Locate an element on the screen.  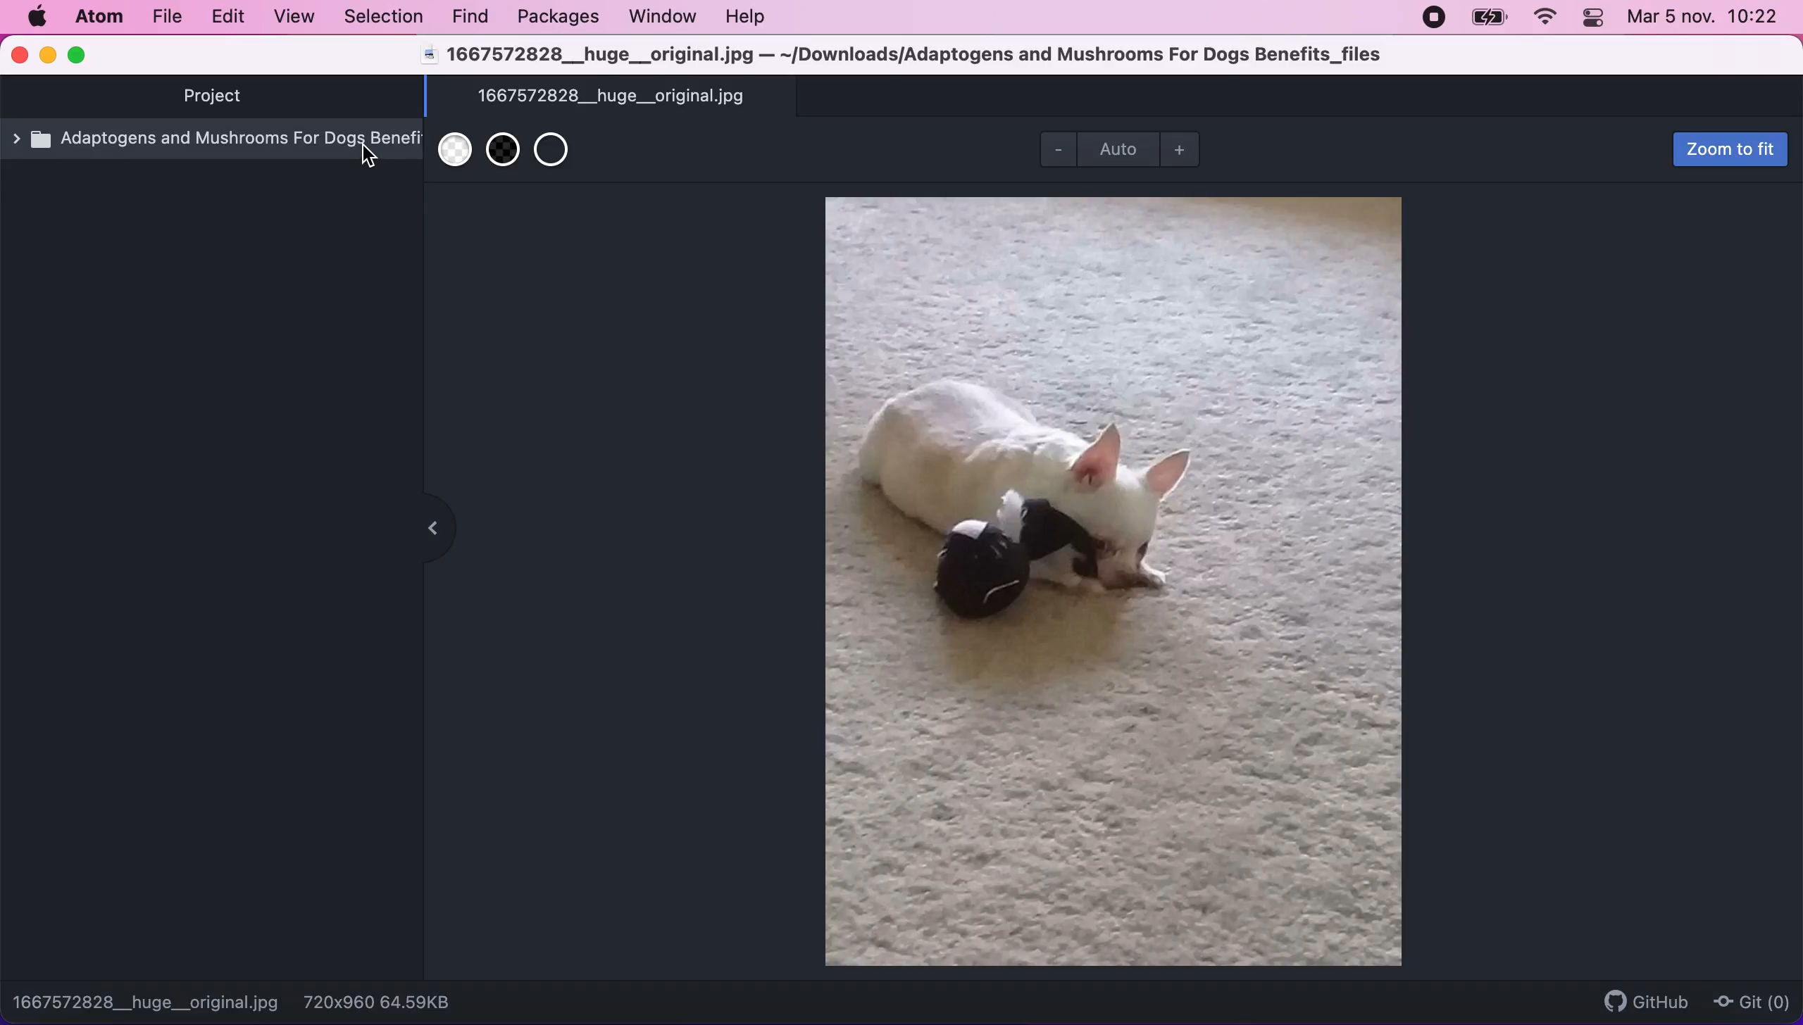
minimize is located at coordinates (47, 57).